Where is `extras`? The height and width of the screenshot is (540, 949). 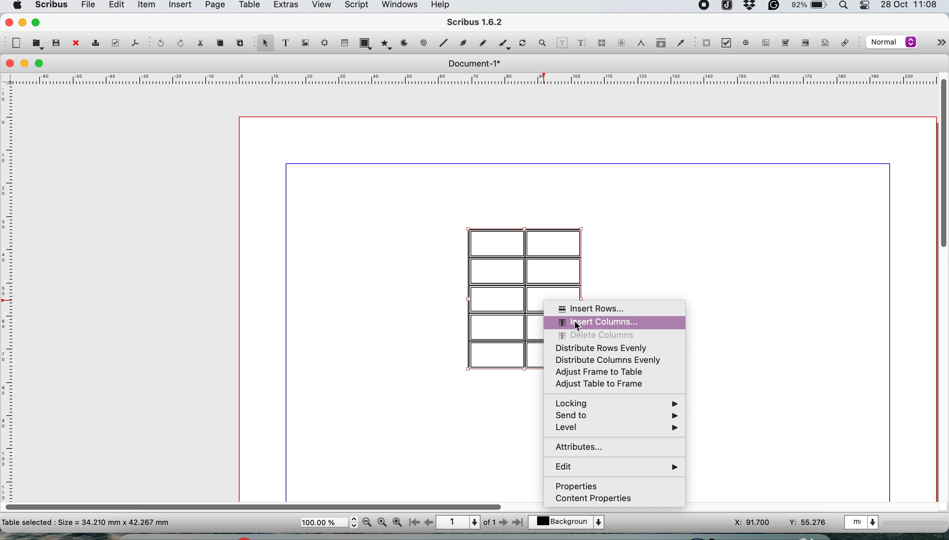 extras is located at coordinates (286, 7).